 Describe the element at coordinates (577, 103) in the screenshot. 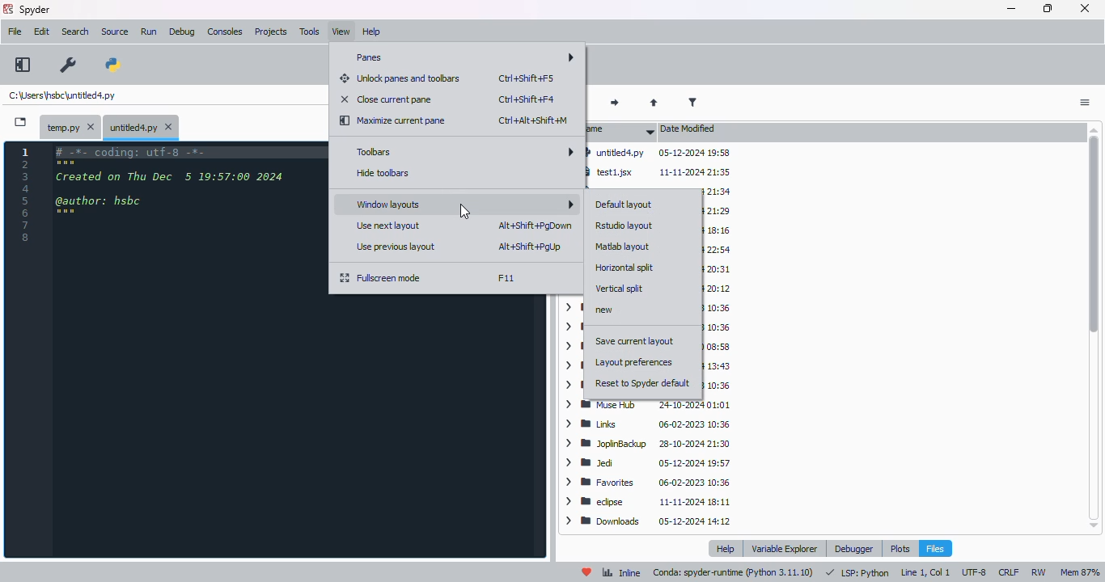

I see `back` at that location.